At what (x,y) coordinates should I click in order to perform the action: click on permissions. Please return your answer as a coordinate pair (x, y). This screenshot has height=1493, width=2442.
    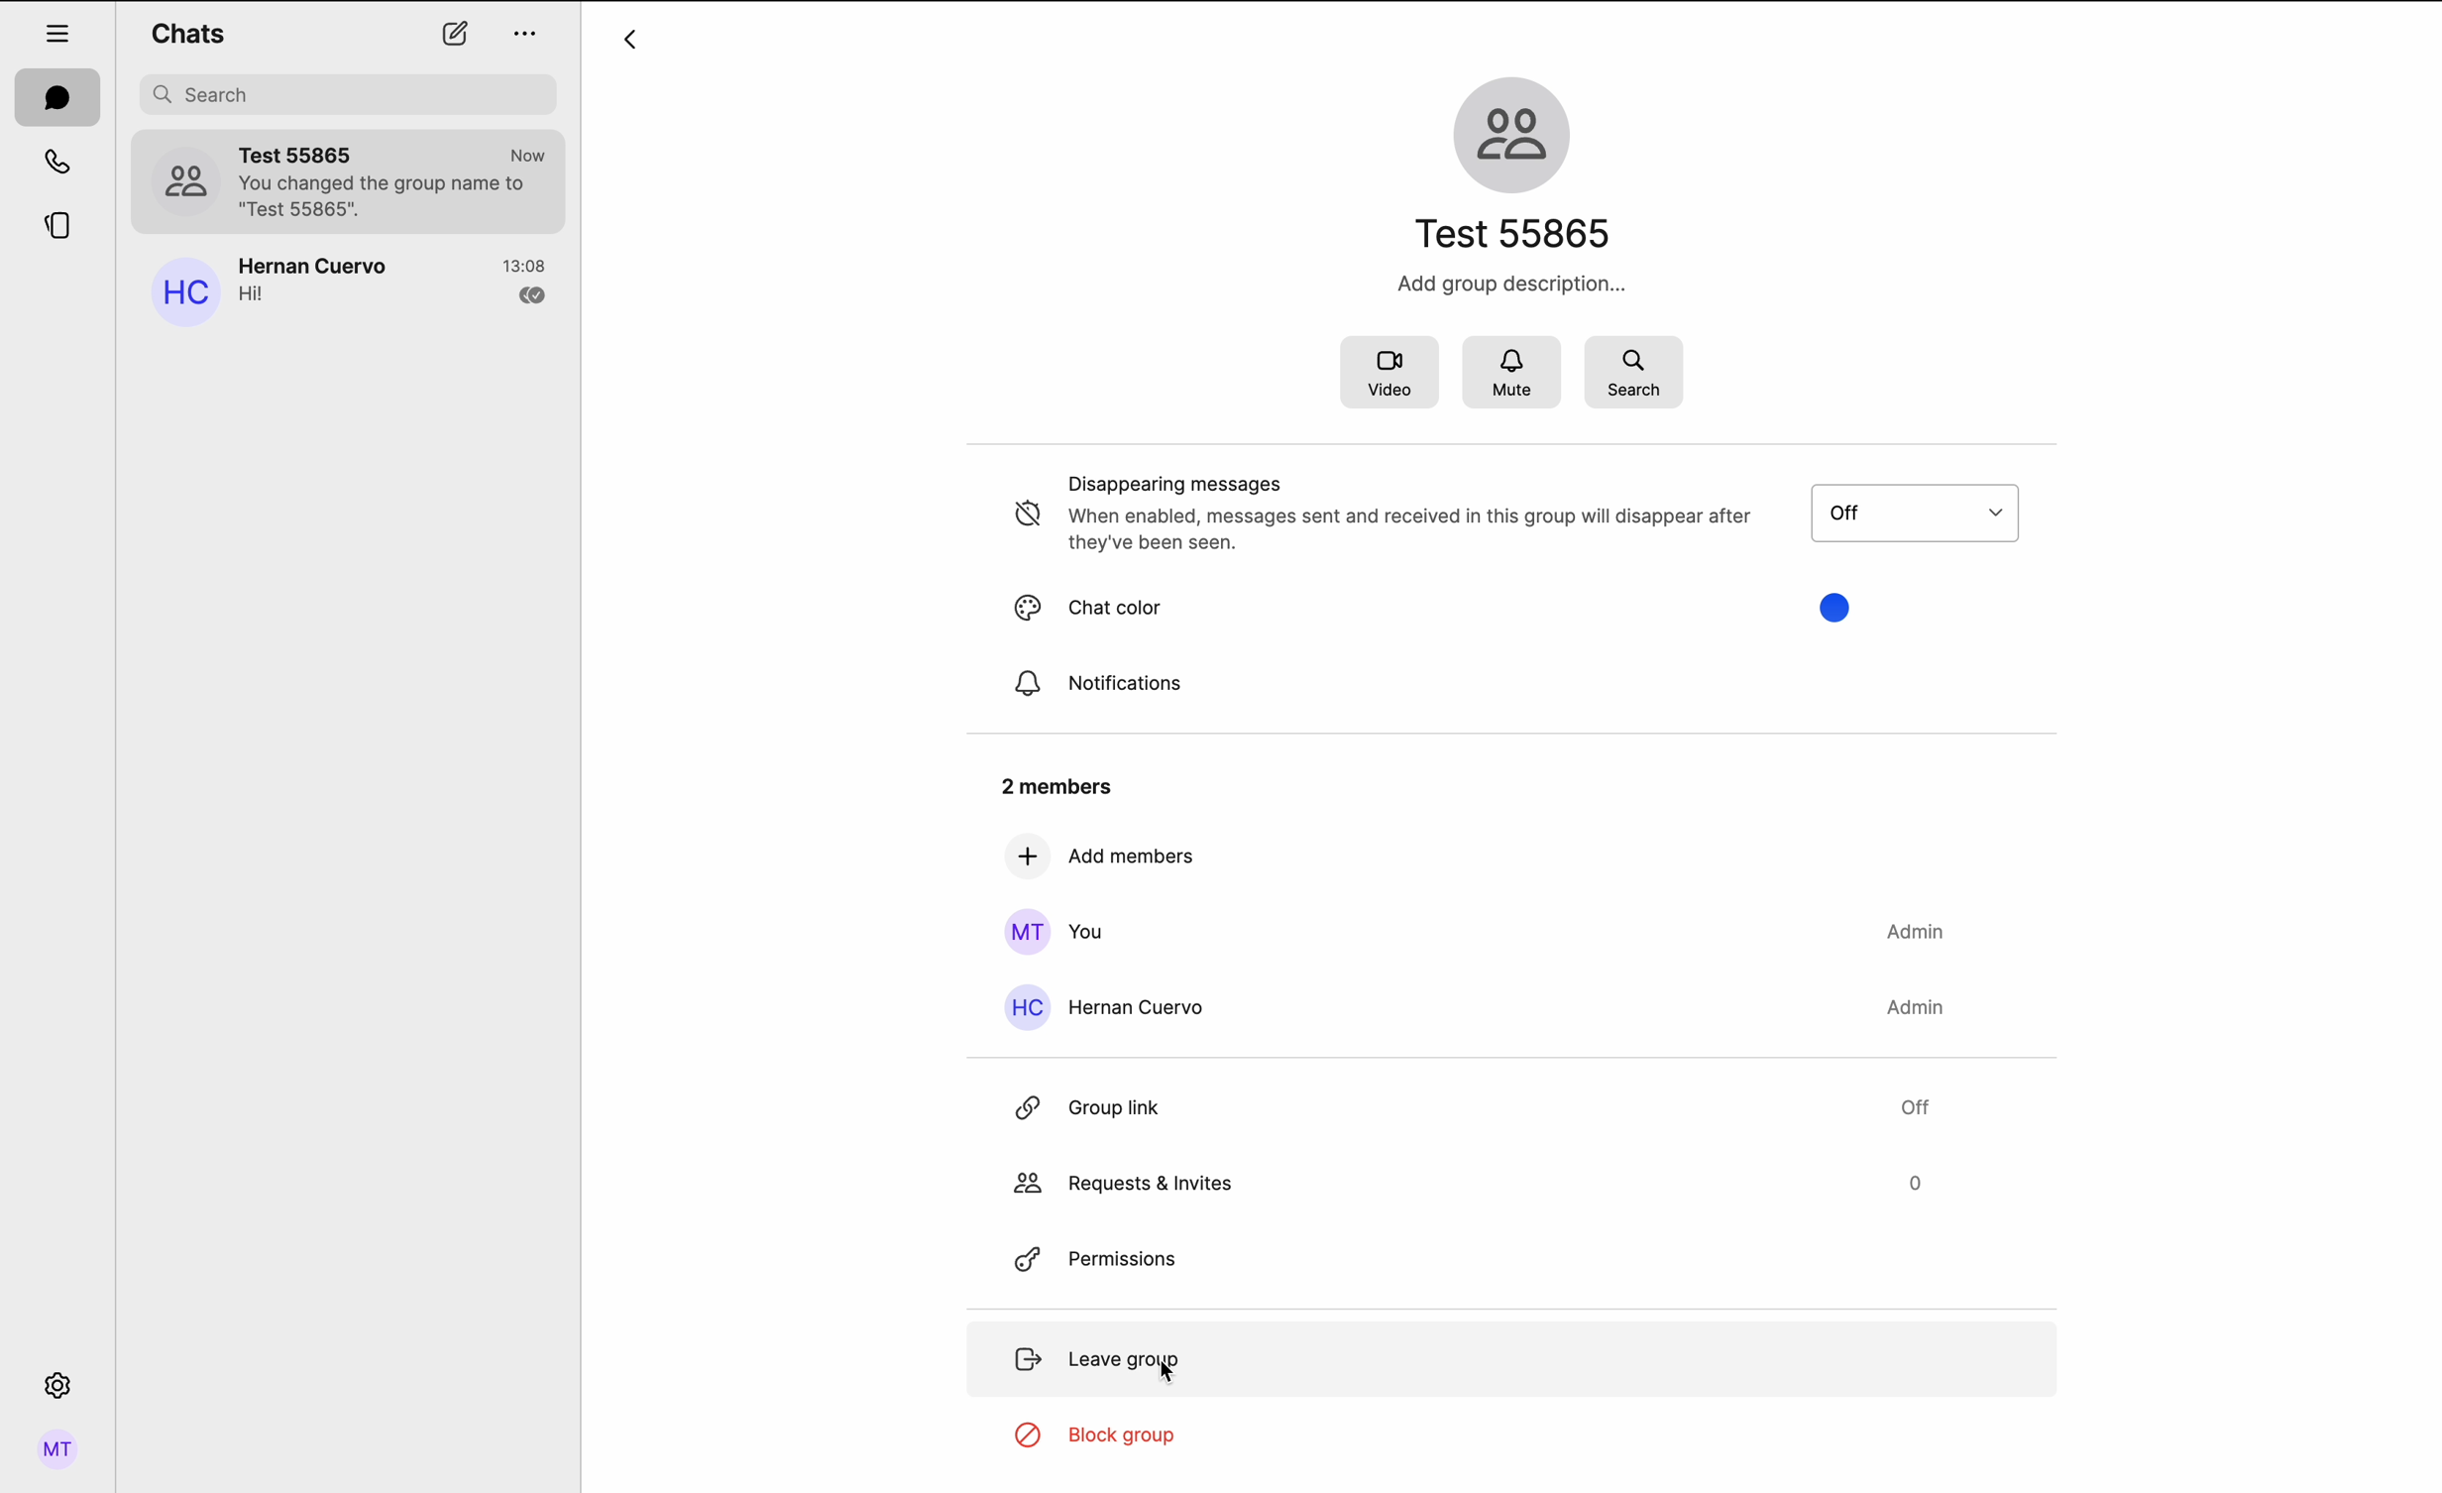
    Looking at the image, I should click on (1100, 1255).